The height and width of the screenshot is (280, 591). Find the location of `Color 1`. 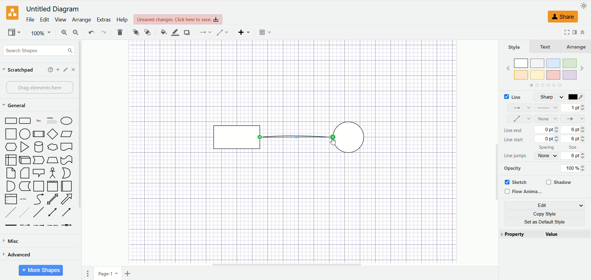

Color 1 is located at coordinates (521, 63).